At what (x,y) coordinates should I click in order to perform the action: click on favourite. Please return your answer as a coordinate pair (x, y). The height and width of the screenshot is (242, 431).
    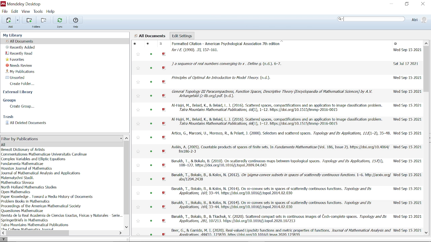
    Looking at the image, I should click on (137, 221).